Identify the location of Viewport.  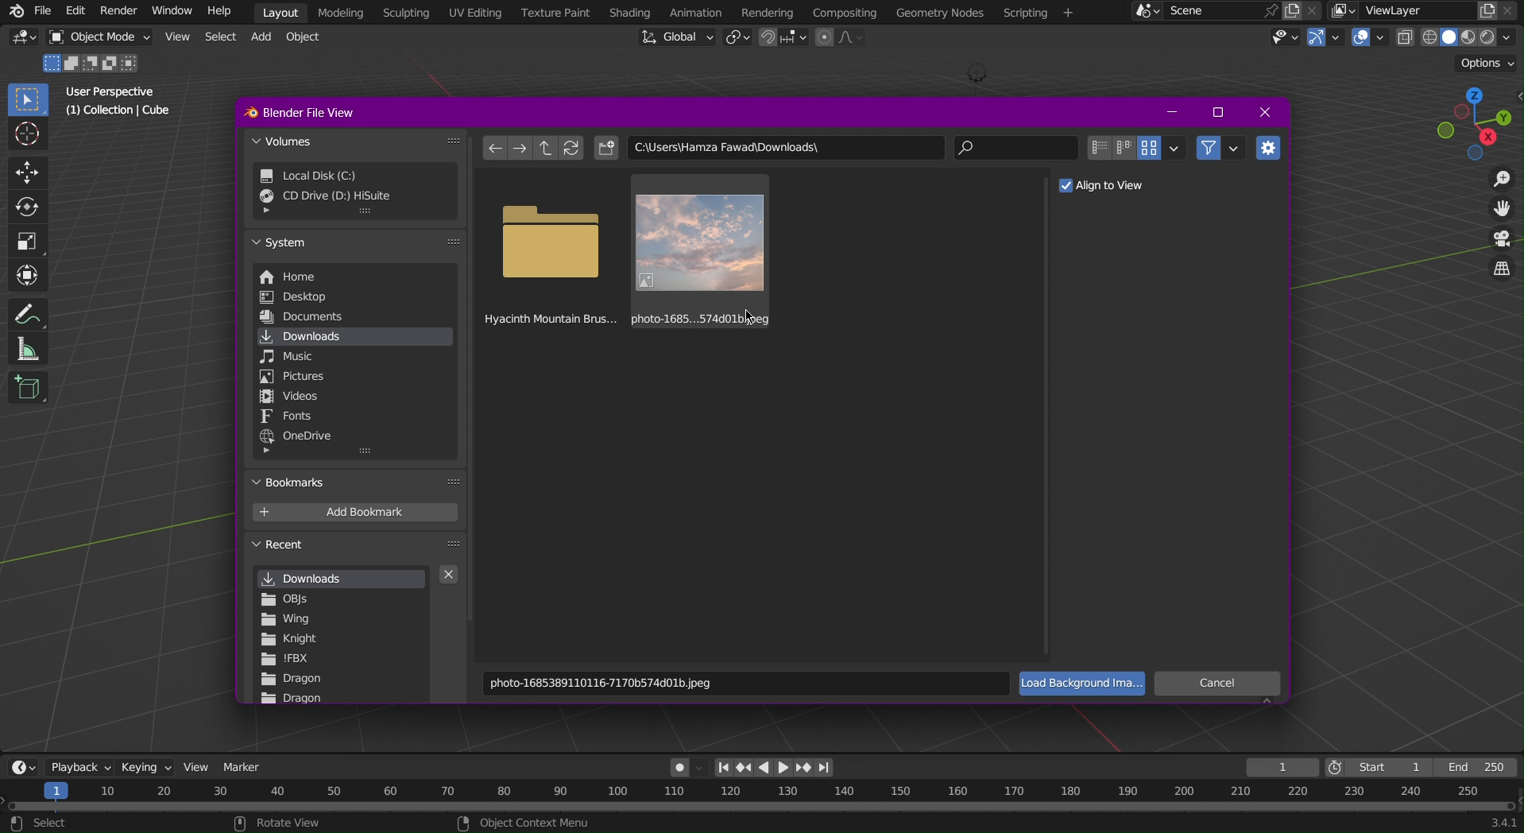
(1476, 125).